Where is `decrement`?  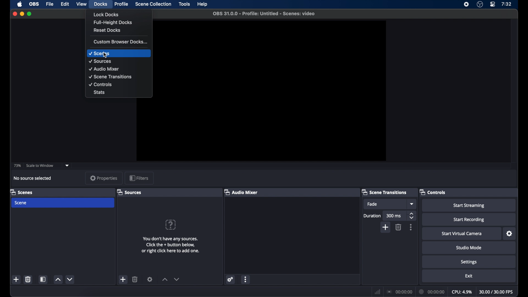 decrement is located at coordinates (177, 279).